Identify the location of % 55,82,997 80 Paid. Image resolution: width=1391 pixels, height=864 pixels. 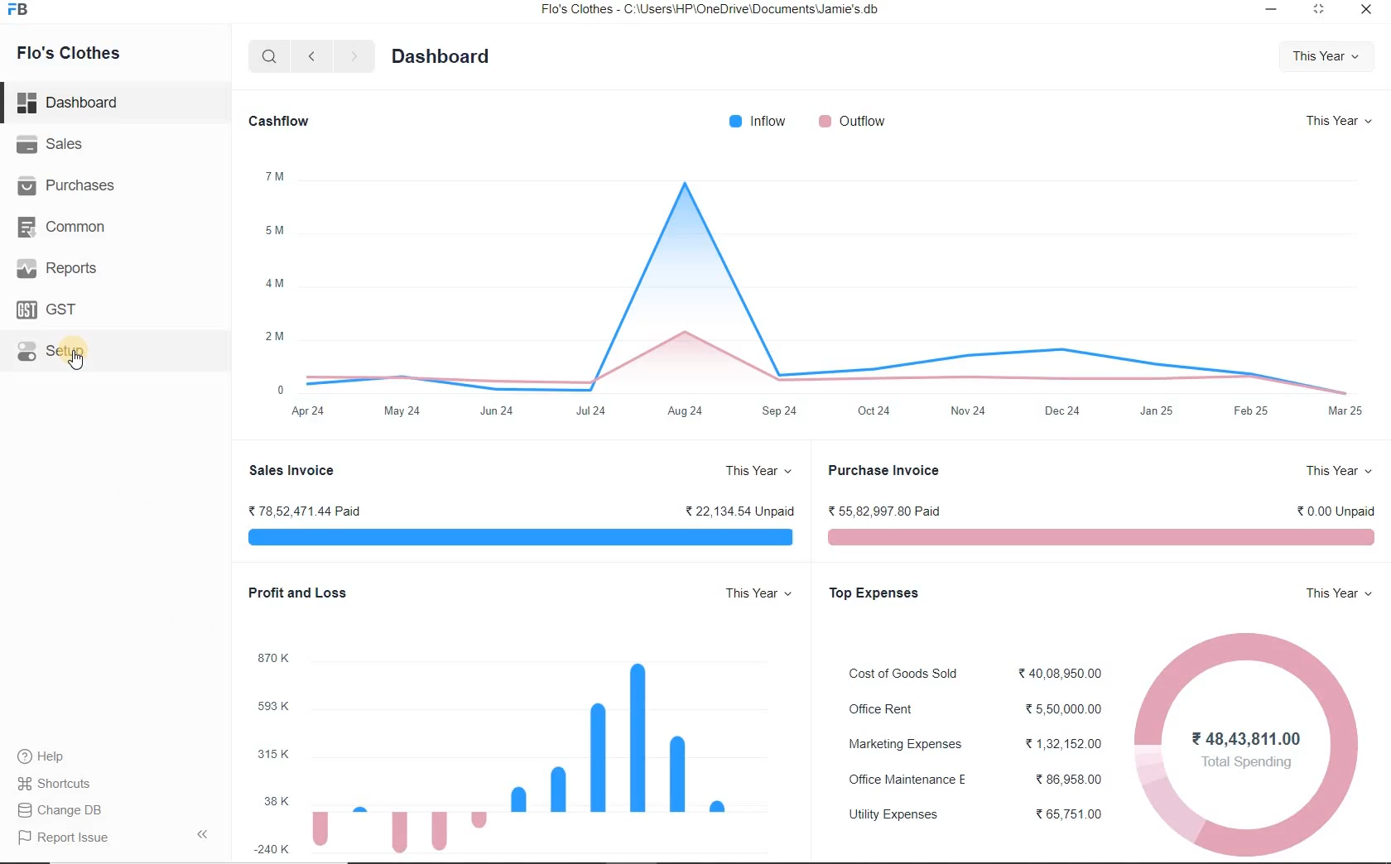
(884, 511).